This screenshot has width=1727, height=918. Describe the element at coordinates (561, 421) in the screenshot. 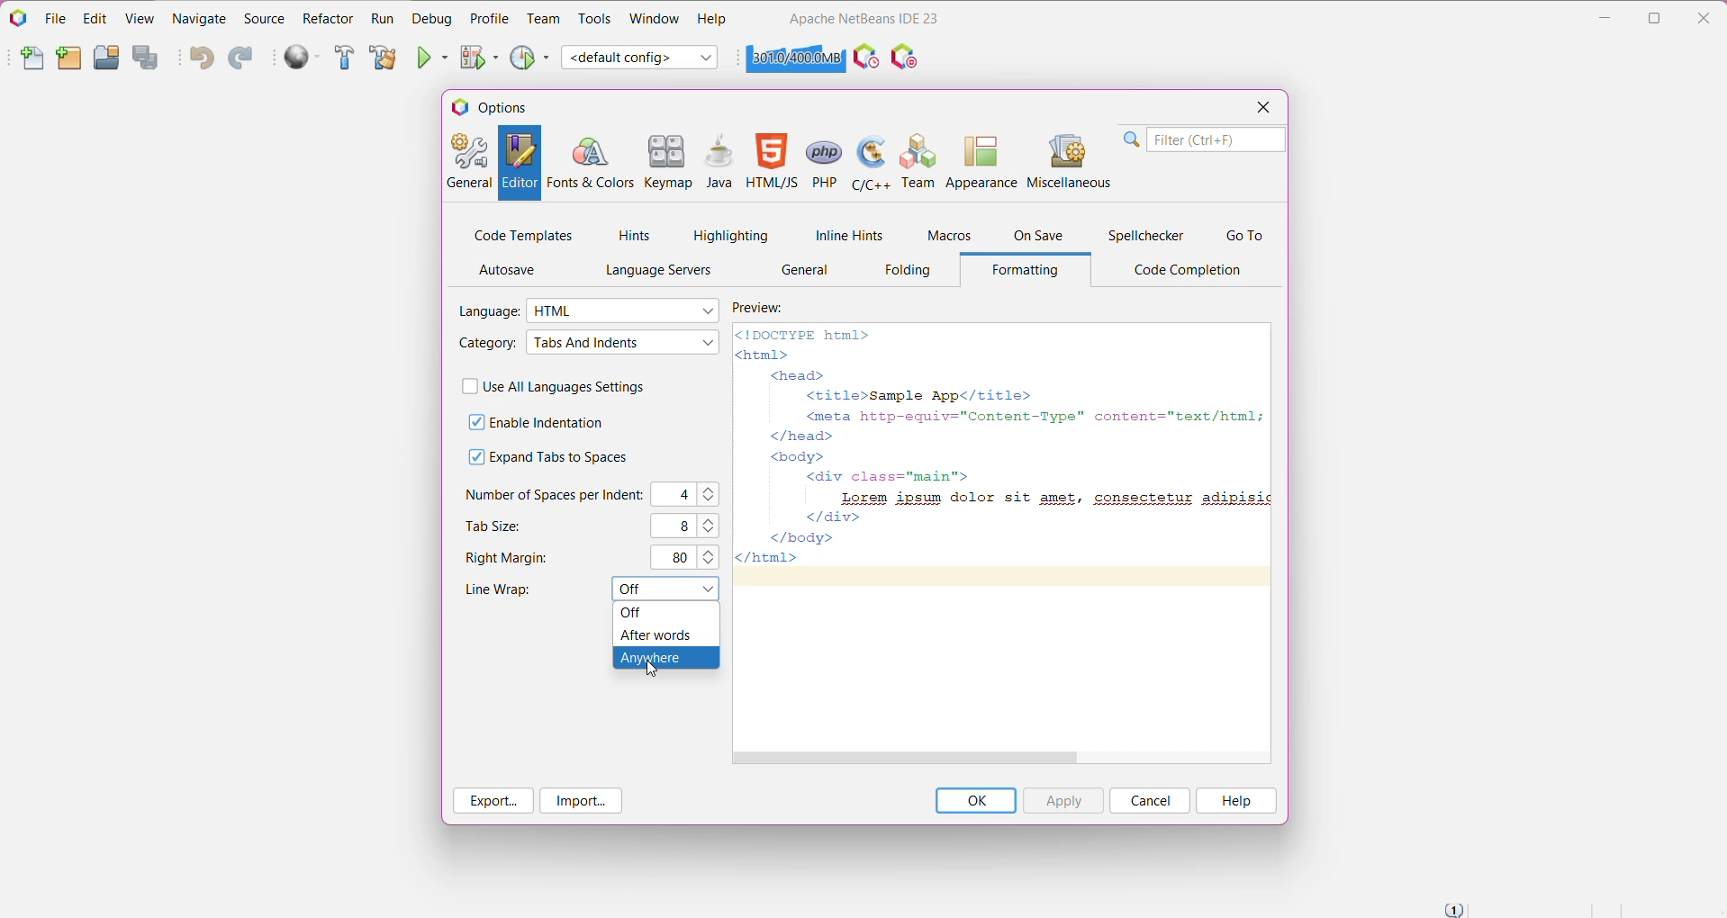

I see `Enable Indentation - click to enable` at that location.